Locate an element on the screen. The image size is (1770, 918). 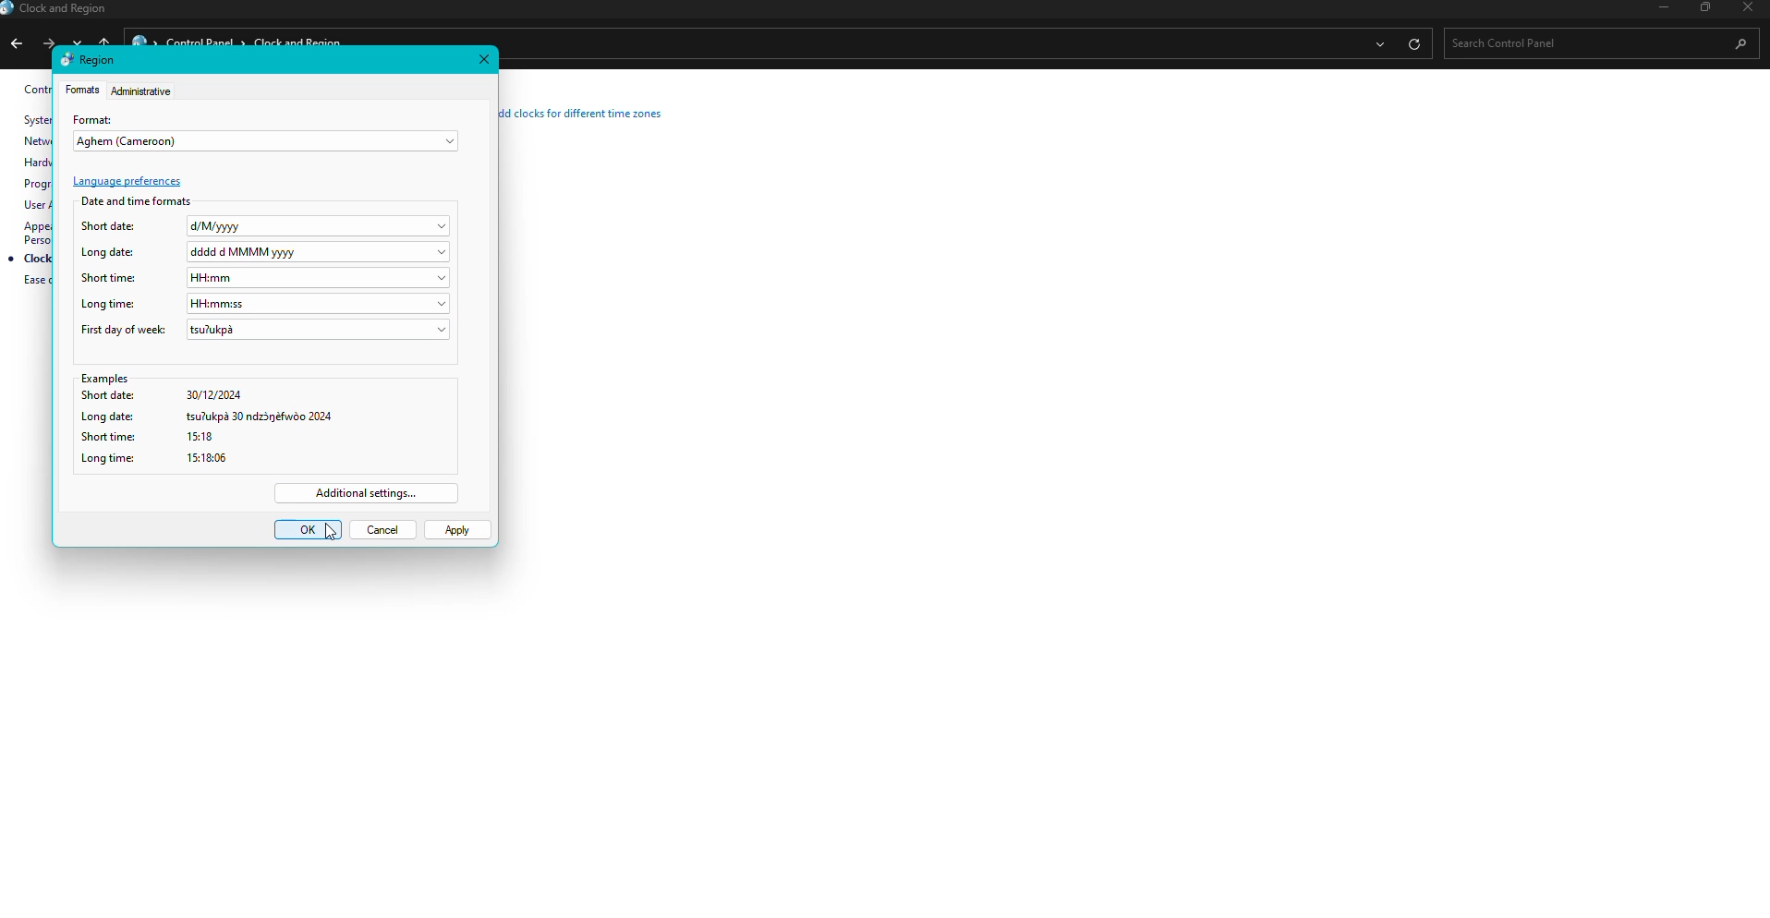
Region is located at coordinates (89, 59).